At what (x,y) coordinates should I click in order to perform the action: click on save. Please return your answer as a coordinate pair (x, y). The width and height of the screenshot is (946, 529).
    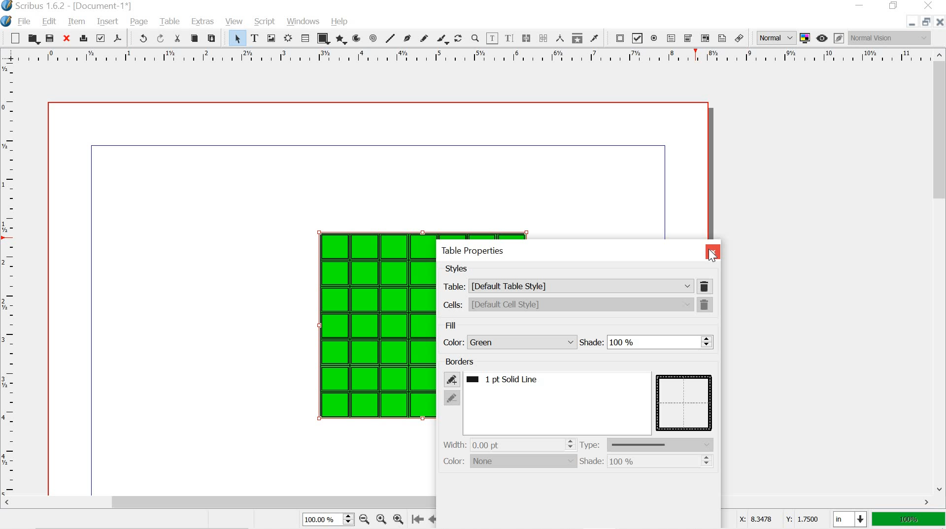
    Looking at the image, I should click on (50, 38).